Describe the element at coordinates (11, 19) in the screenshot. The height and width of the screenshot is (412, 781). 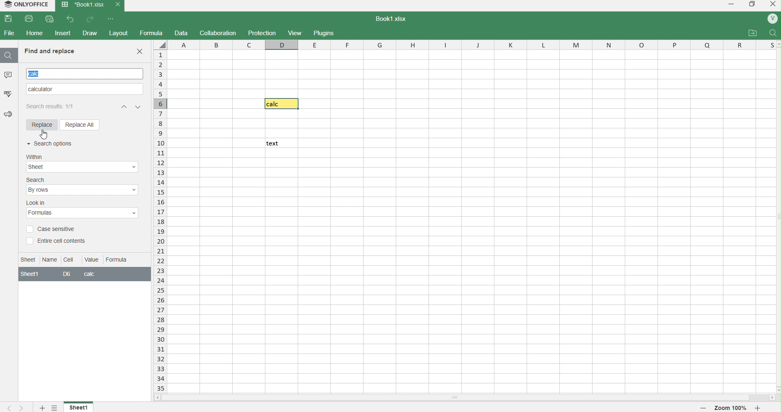
I see `save` at that location.